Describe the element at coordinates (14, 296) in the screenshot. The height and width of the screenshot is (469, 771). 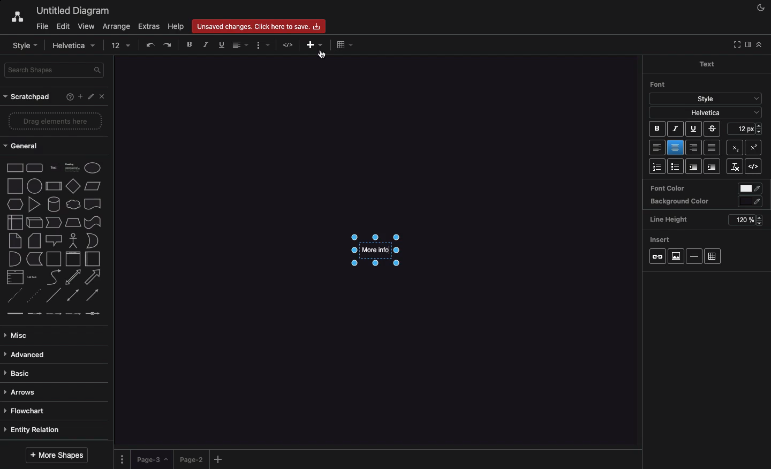
I see `dashed line` at that location.